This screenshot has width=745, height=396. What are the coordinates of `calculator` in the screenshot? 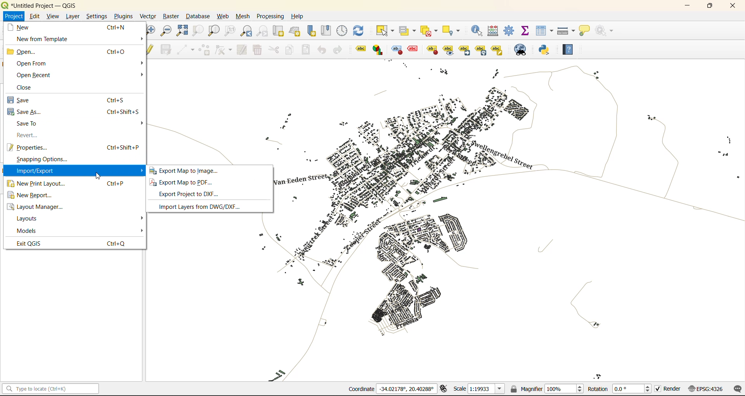 It's located at (494, 31).